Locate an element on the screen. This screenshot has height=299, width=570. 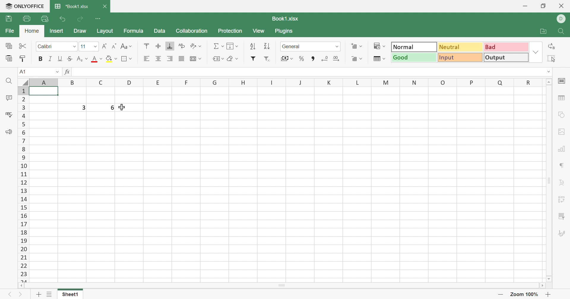
Align top is located at coordinates (159, 46).